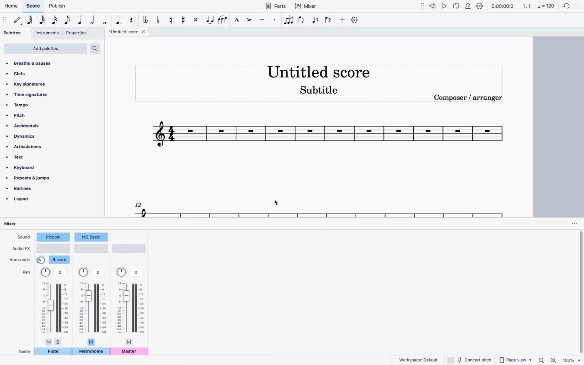  Describe the element at coordinates (68, 21) in the screenshot. I see `eight note` at that location.